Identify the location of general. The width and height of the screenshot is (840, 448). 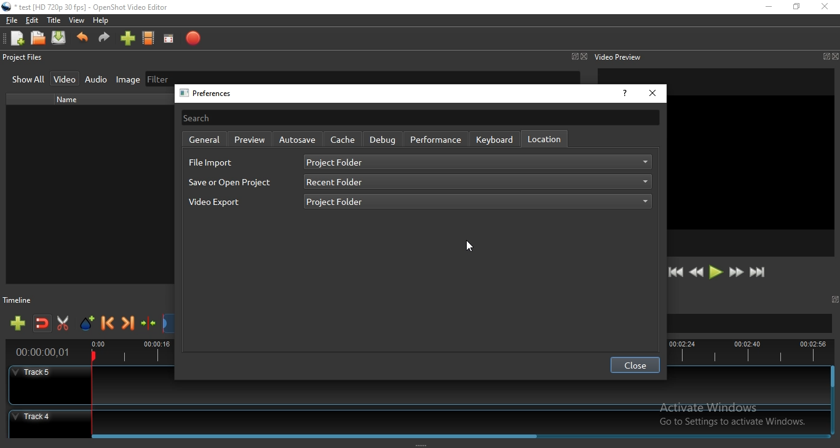
(202, 140).